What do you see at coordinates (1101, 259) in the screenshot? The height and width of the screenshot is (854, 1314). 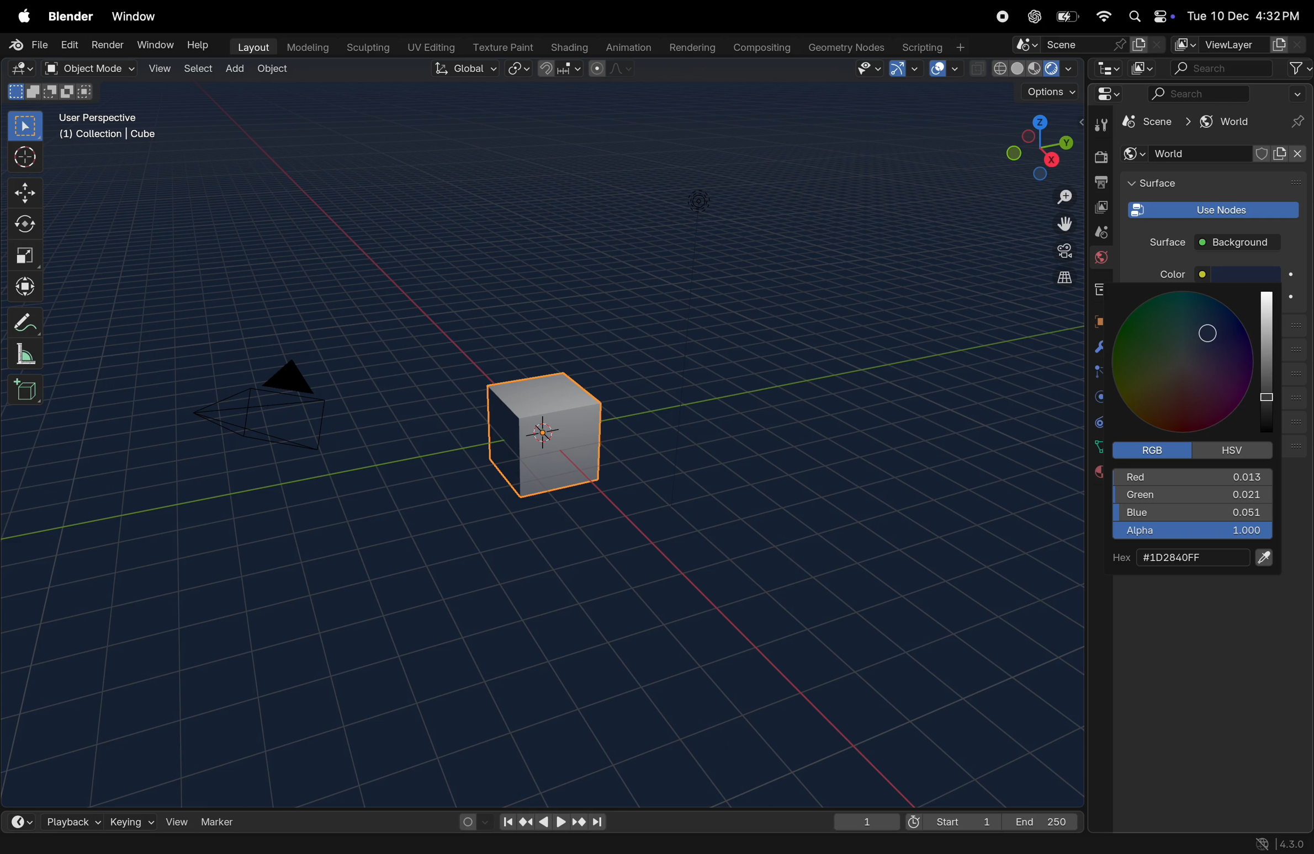 I see `World` at bounding box center [1101, 259].